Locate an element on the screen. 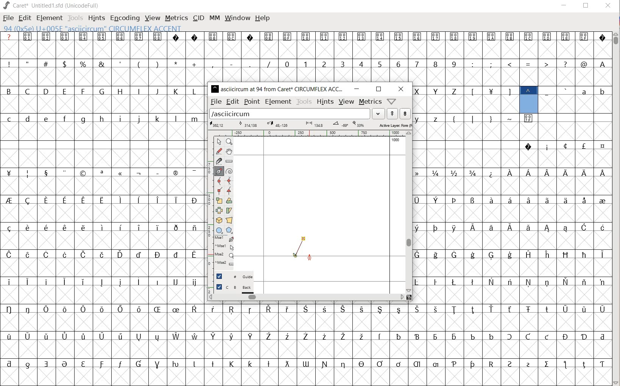 This screenshot has width=620, height=386. show the next word on the list is located at coordinates (393, 114).